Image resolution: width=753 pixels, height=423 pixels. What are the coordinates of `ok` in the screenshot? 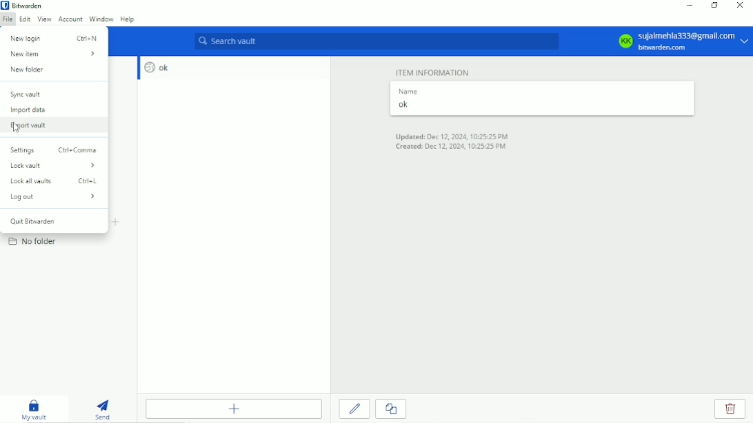 It's located at (154, 68).